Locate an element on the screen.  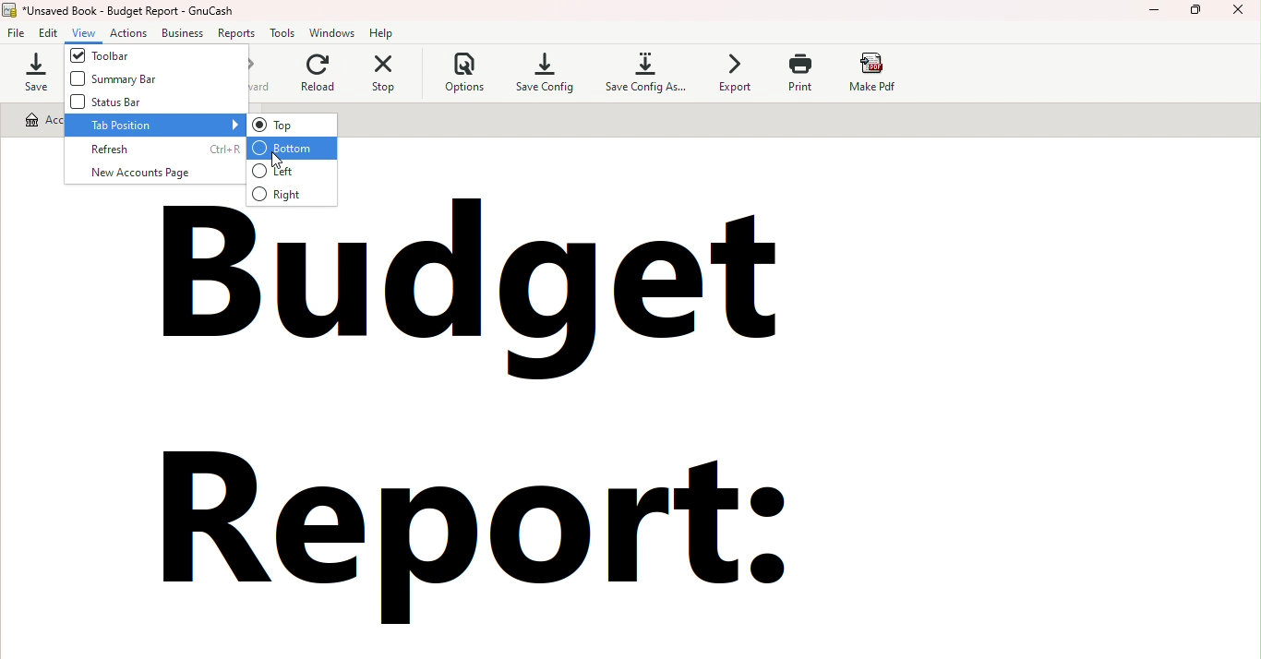
business is located at coordinates (186, 30).